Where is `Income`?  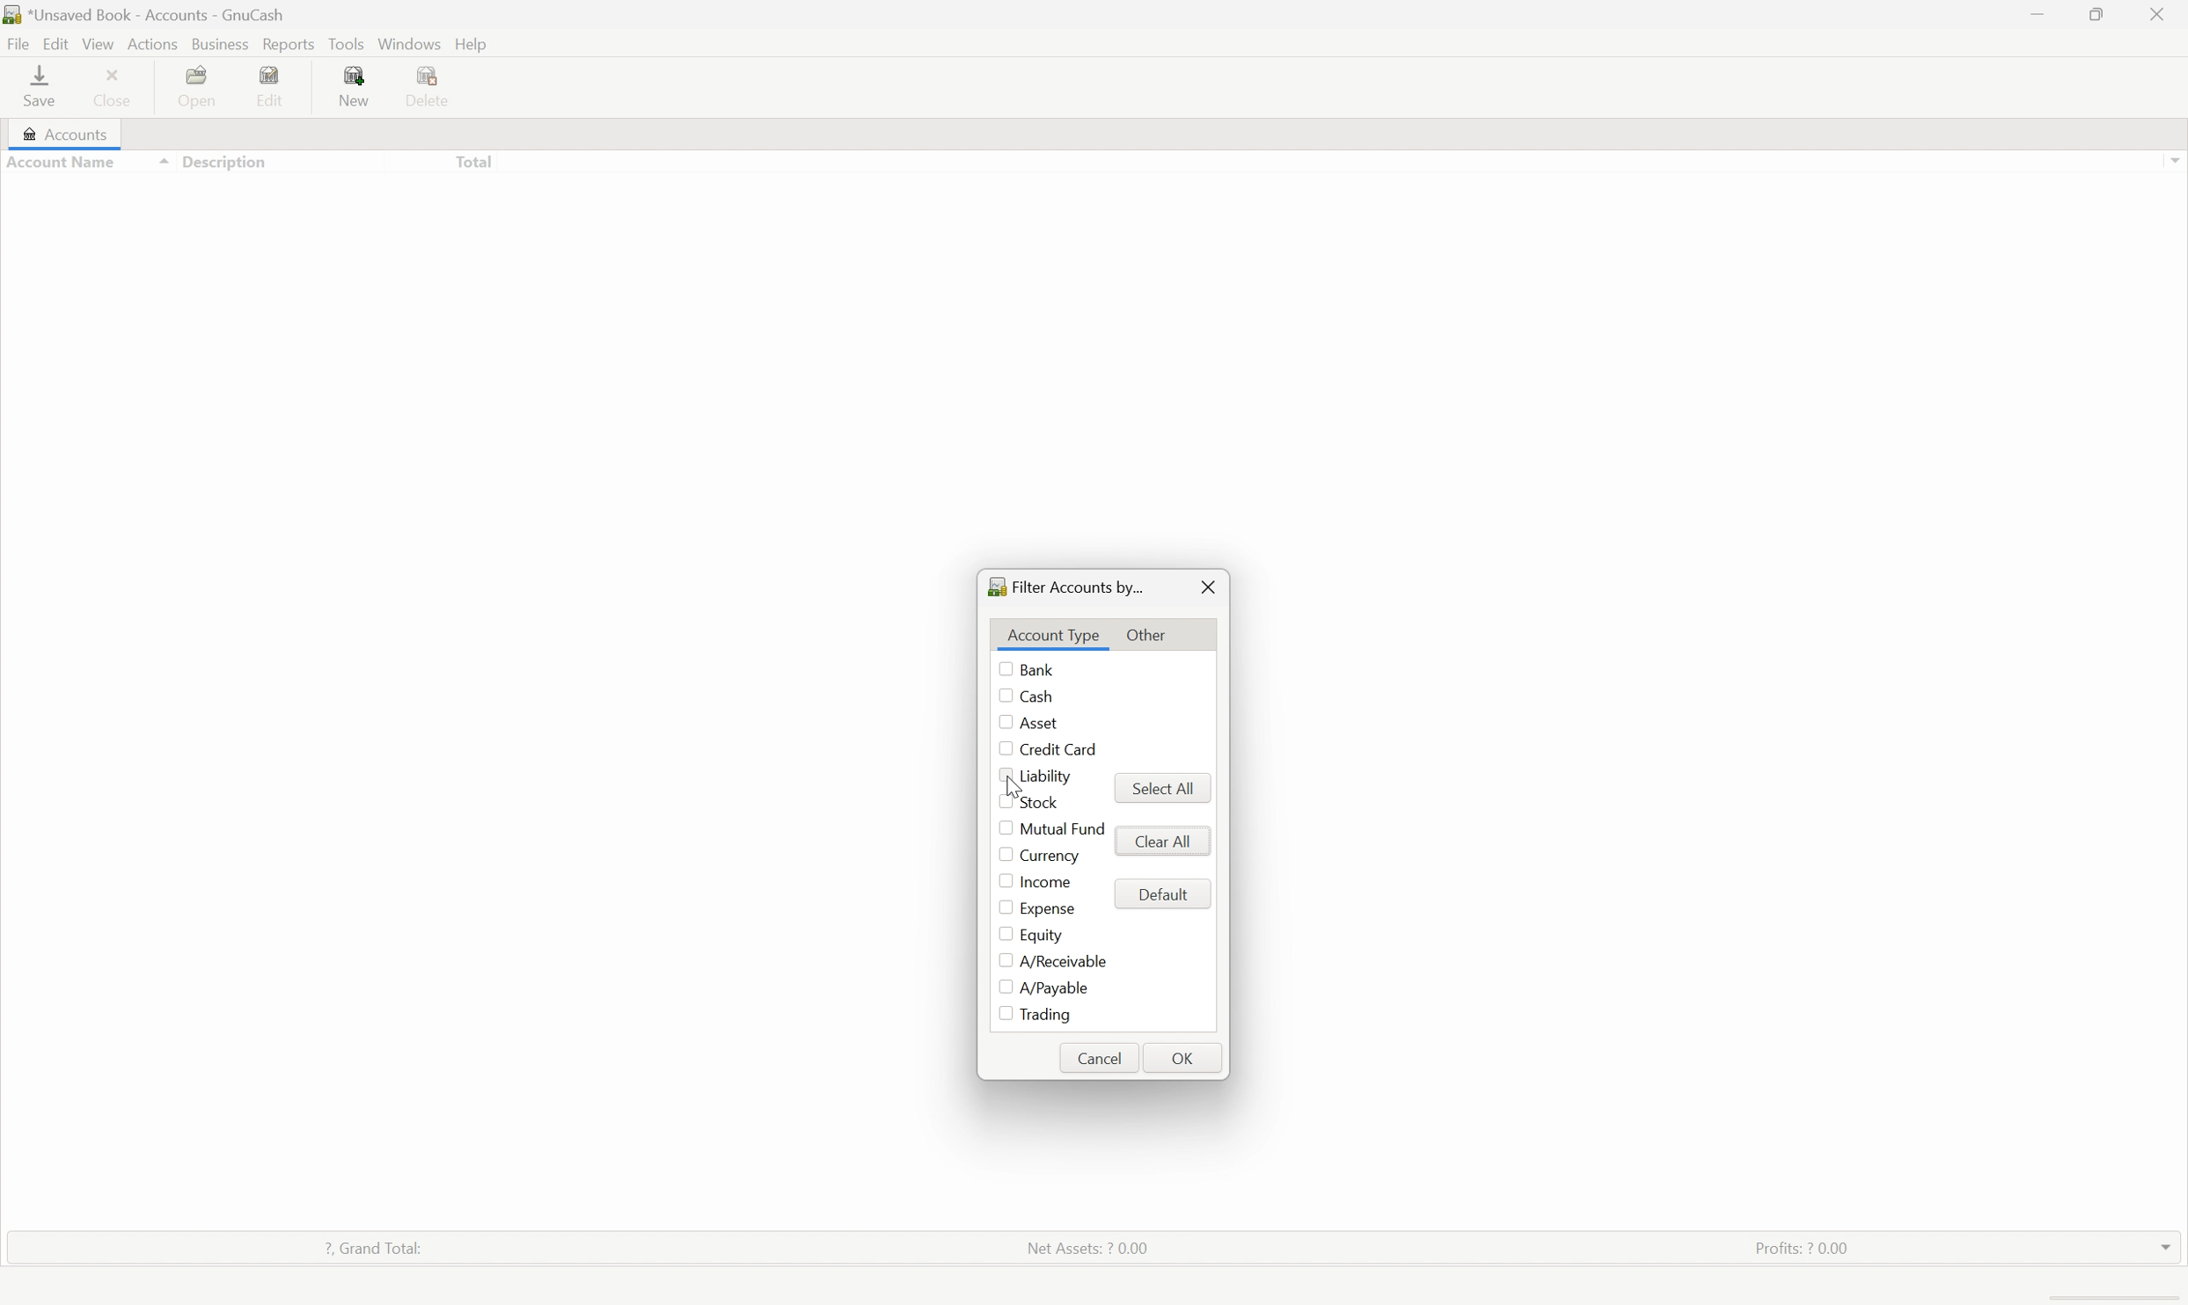
Income is located at coordinates (207, 265).